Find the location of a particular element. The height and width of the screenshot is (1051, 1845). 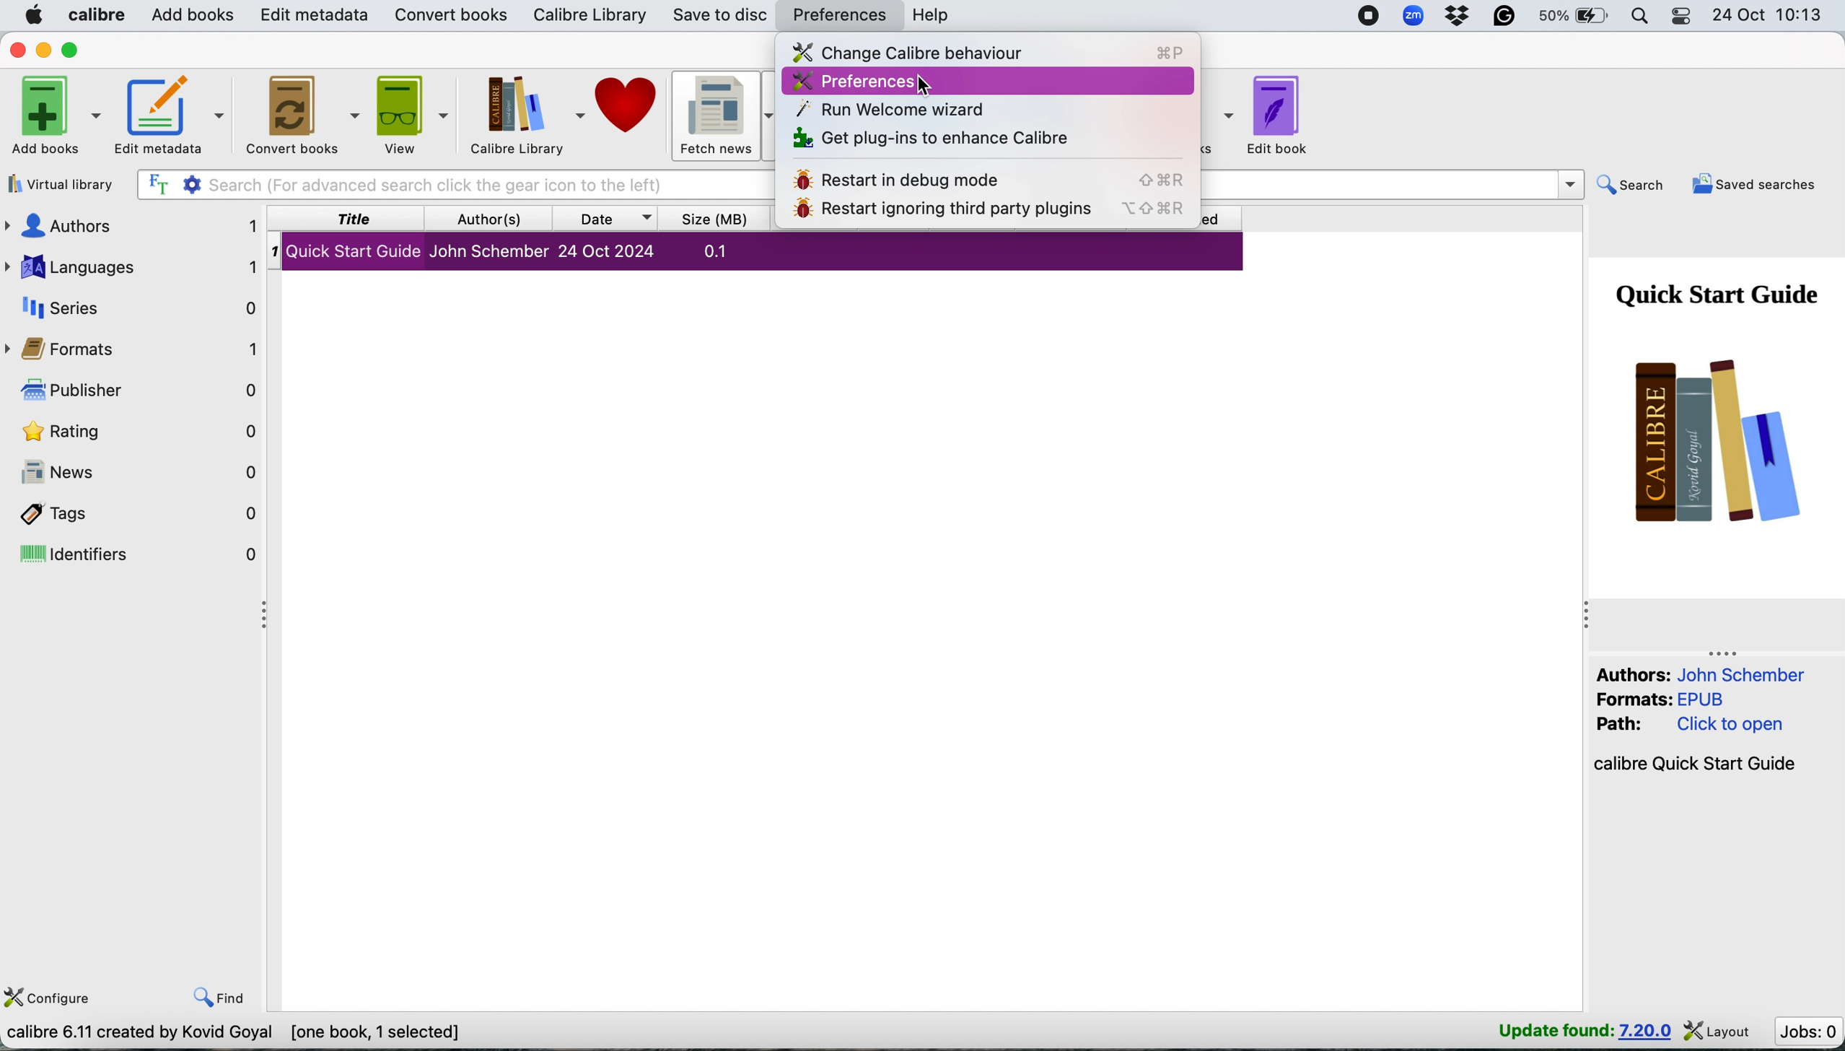

restart in debug mode is located at coordinates (986, 177).